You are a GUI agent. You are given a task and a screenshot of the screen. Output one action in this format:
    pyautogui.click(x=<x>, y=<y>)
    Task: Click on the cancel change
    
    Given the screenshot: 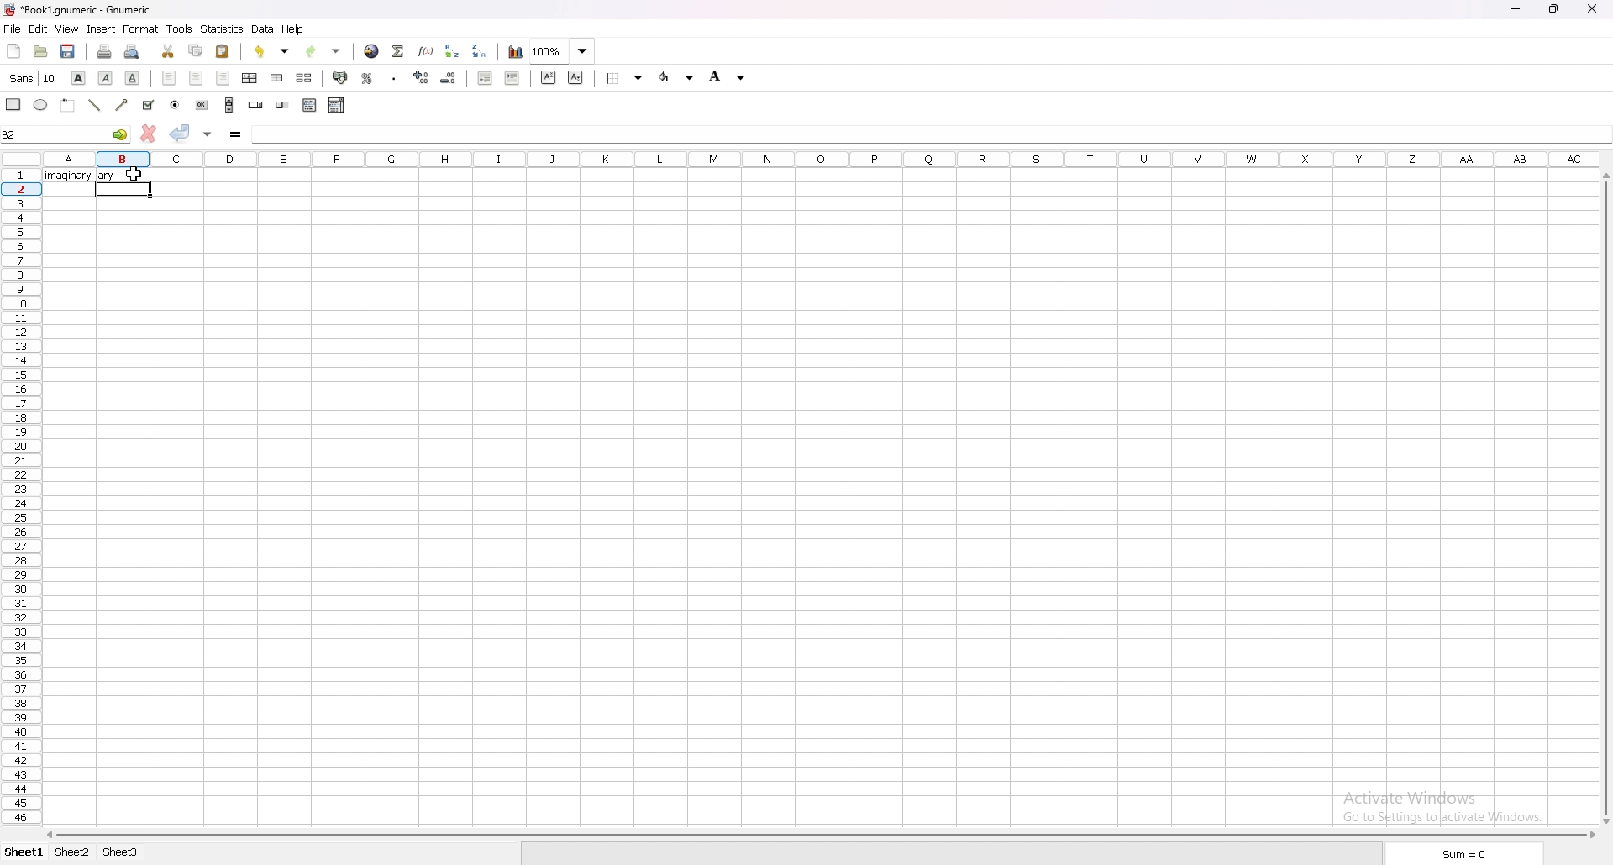 What is the action you would take?
    pyautogui.click(x=148, y=134)
    